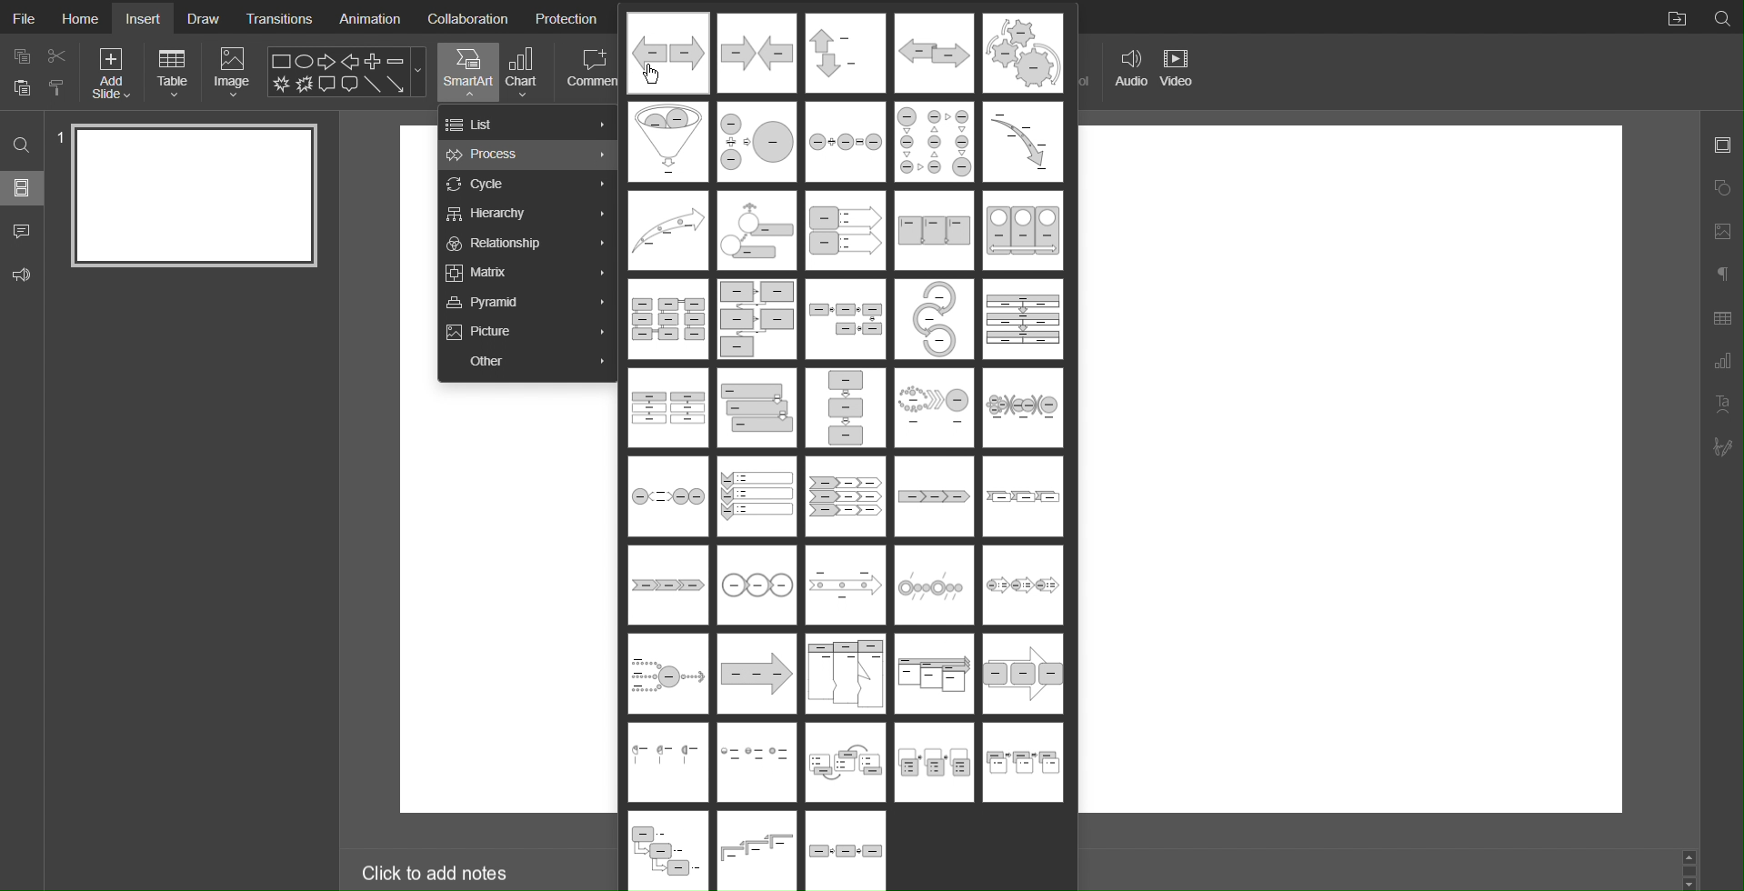  What do you see at coordinates (1721, 446) in the screenshot?
I see `Signature` at bounding box center [1721, 446].